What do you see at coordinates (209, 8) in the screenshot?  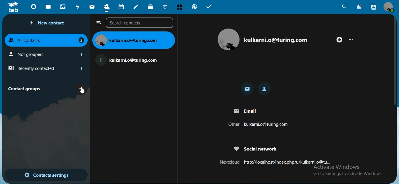 I see `tasks` at bounding box center [209, 8].